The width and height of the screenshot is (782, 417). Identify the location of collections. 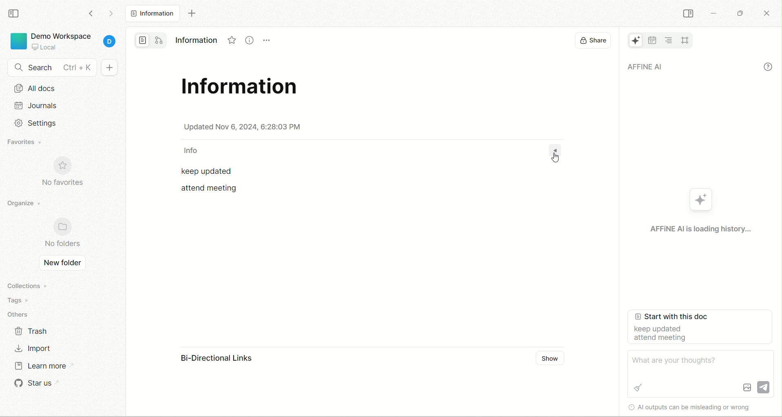
(28, 284).